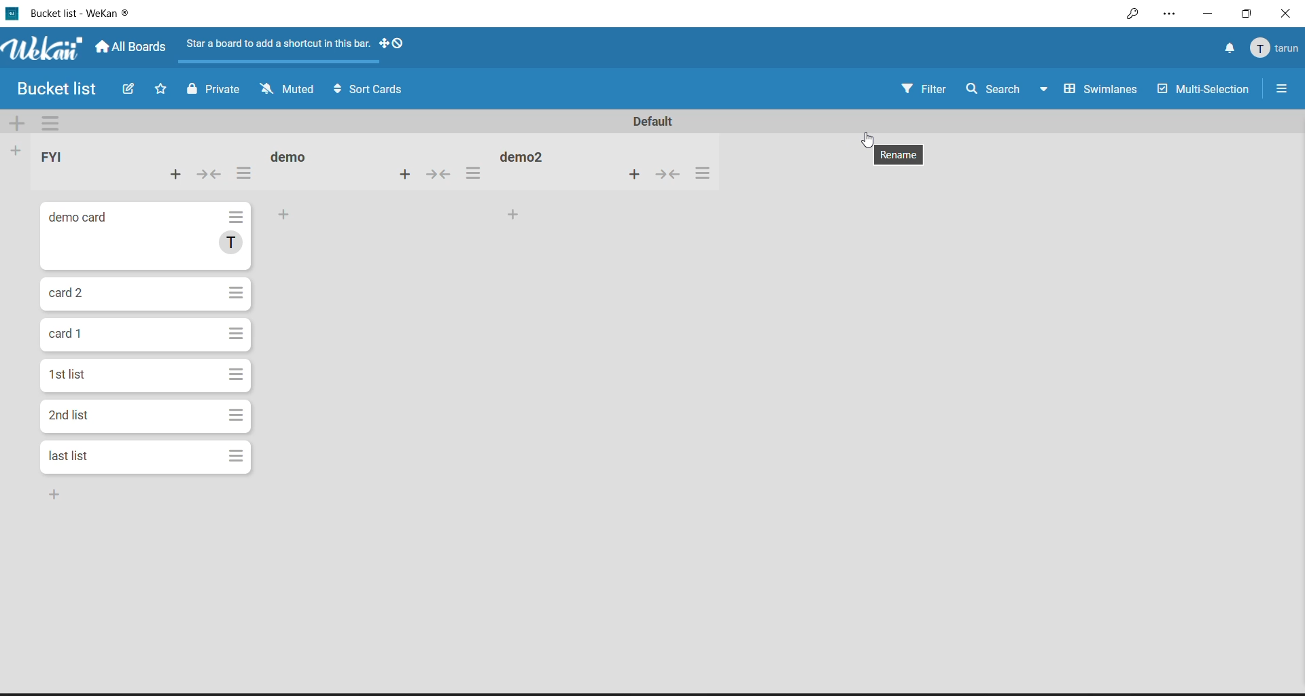 The height and width of the screenshot is (696, 1305). What do you see at coordinates (52, 493) in the screenshot?
I see `card bottom list` at bounding box center [52, 493].